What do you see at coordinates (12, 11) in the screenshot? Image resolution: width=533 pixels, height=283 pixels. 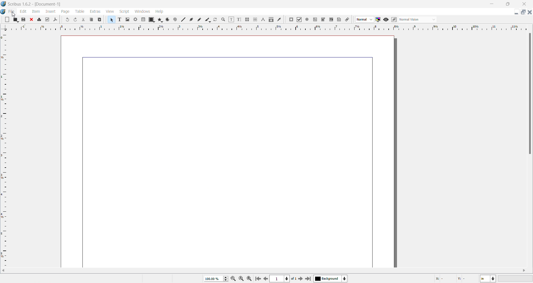 I see `File` at bounding box center [12, 11].